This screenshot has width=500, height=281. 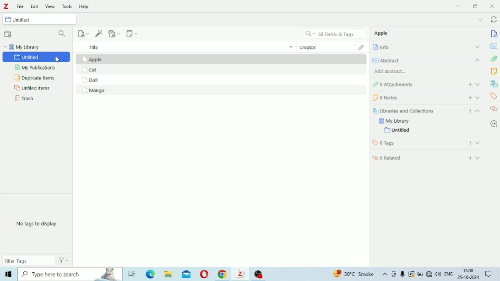 I want to click on cursor, so click(x=57, y=59).